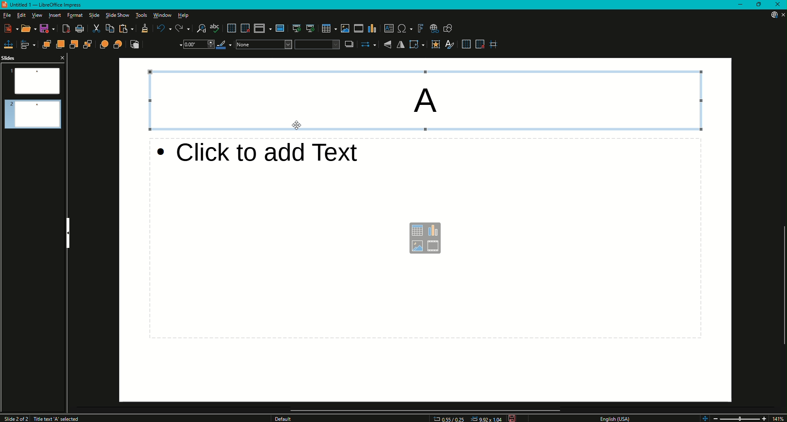  I want to click on Slide Show, so click(118, 16).